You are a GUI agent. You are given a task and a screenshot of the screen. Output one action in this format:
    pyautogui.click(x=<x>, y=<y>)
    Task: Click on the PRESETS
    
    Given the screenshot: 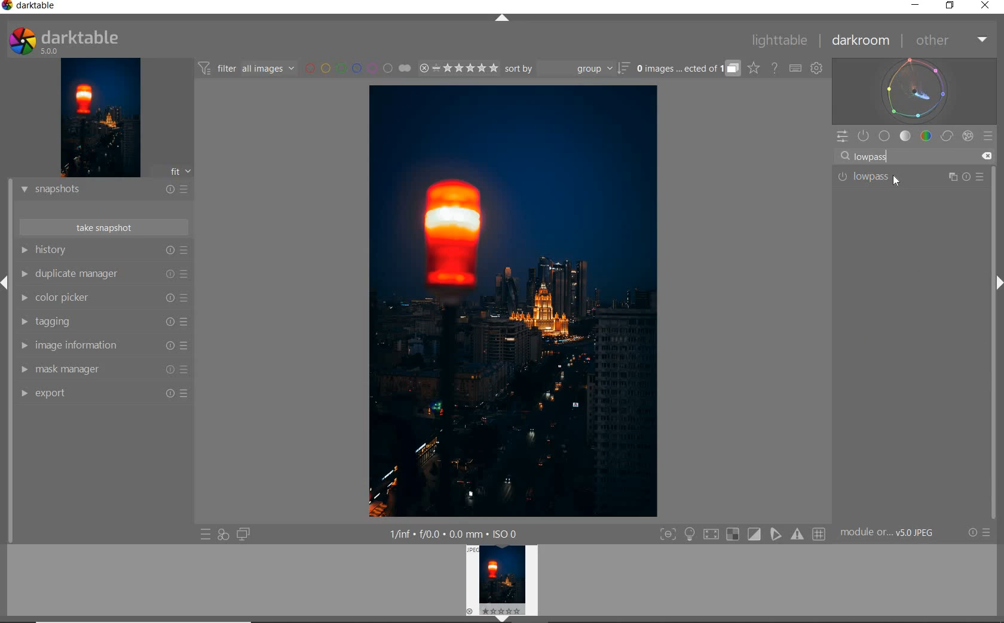 What is the action you would take?
    pyautogui.click(x=989, y=137)
    